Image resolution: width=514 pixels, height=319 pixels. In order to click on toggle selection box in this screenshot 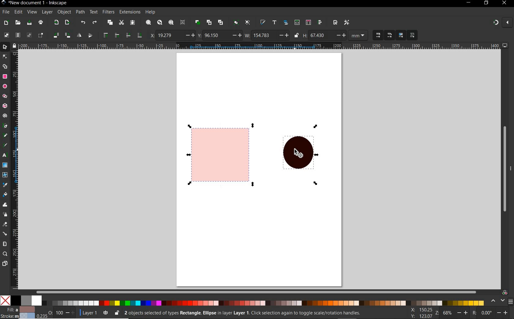, I will do `click(41, 35)`.